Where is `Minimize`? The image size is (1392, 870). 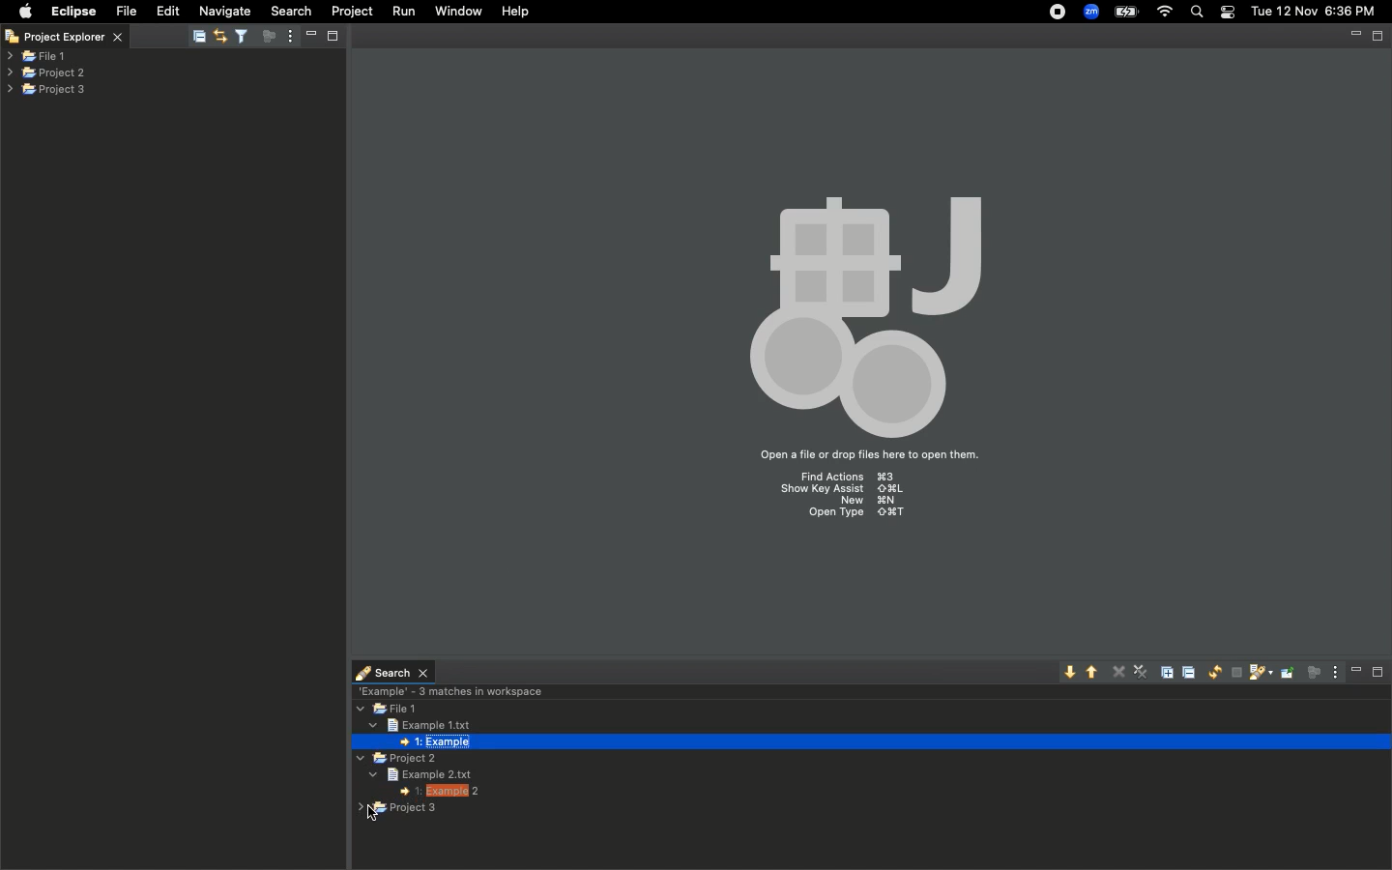 Minimize is located at coordinates (1356, 671).